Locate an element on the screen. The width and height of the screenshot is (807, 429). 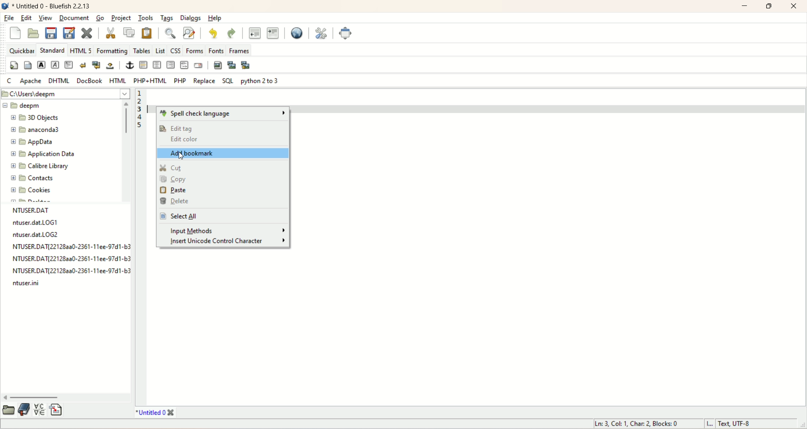
apache is located at coordinates (31, 81).